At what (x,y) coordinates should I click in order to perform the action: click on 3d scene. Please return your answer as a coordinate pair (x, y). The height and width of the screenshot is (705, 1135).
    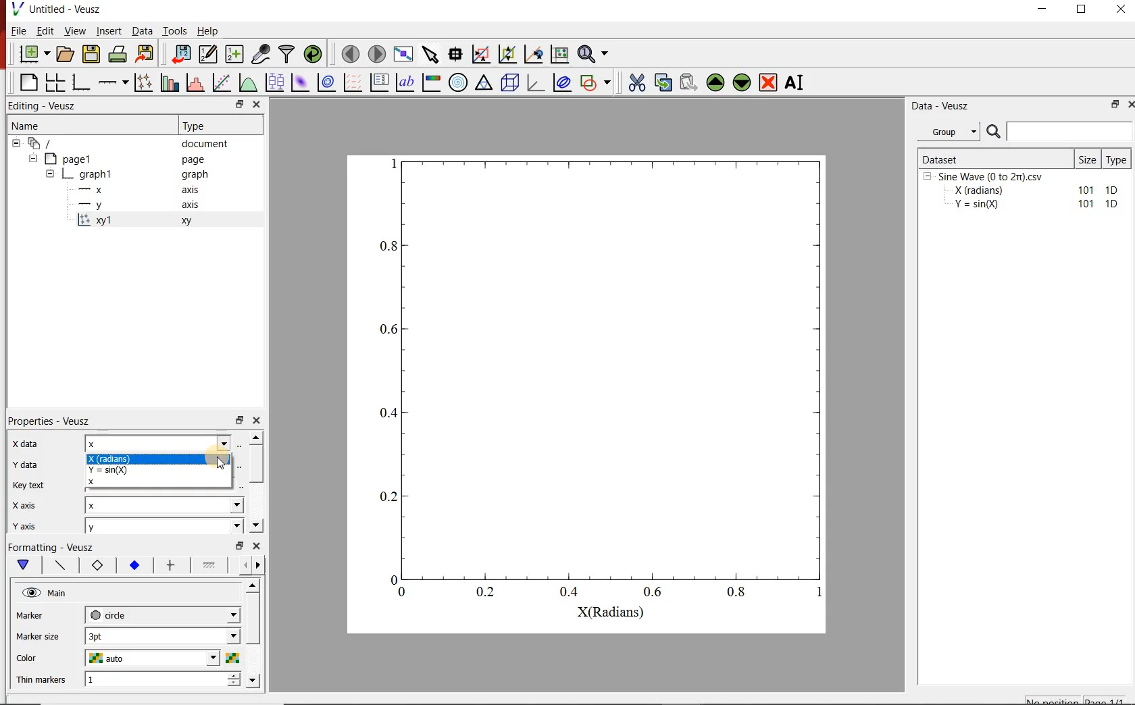
    Looking at the image, I should click on (510, 82).